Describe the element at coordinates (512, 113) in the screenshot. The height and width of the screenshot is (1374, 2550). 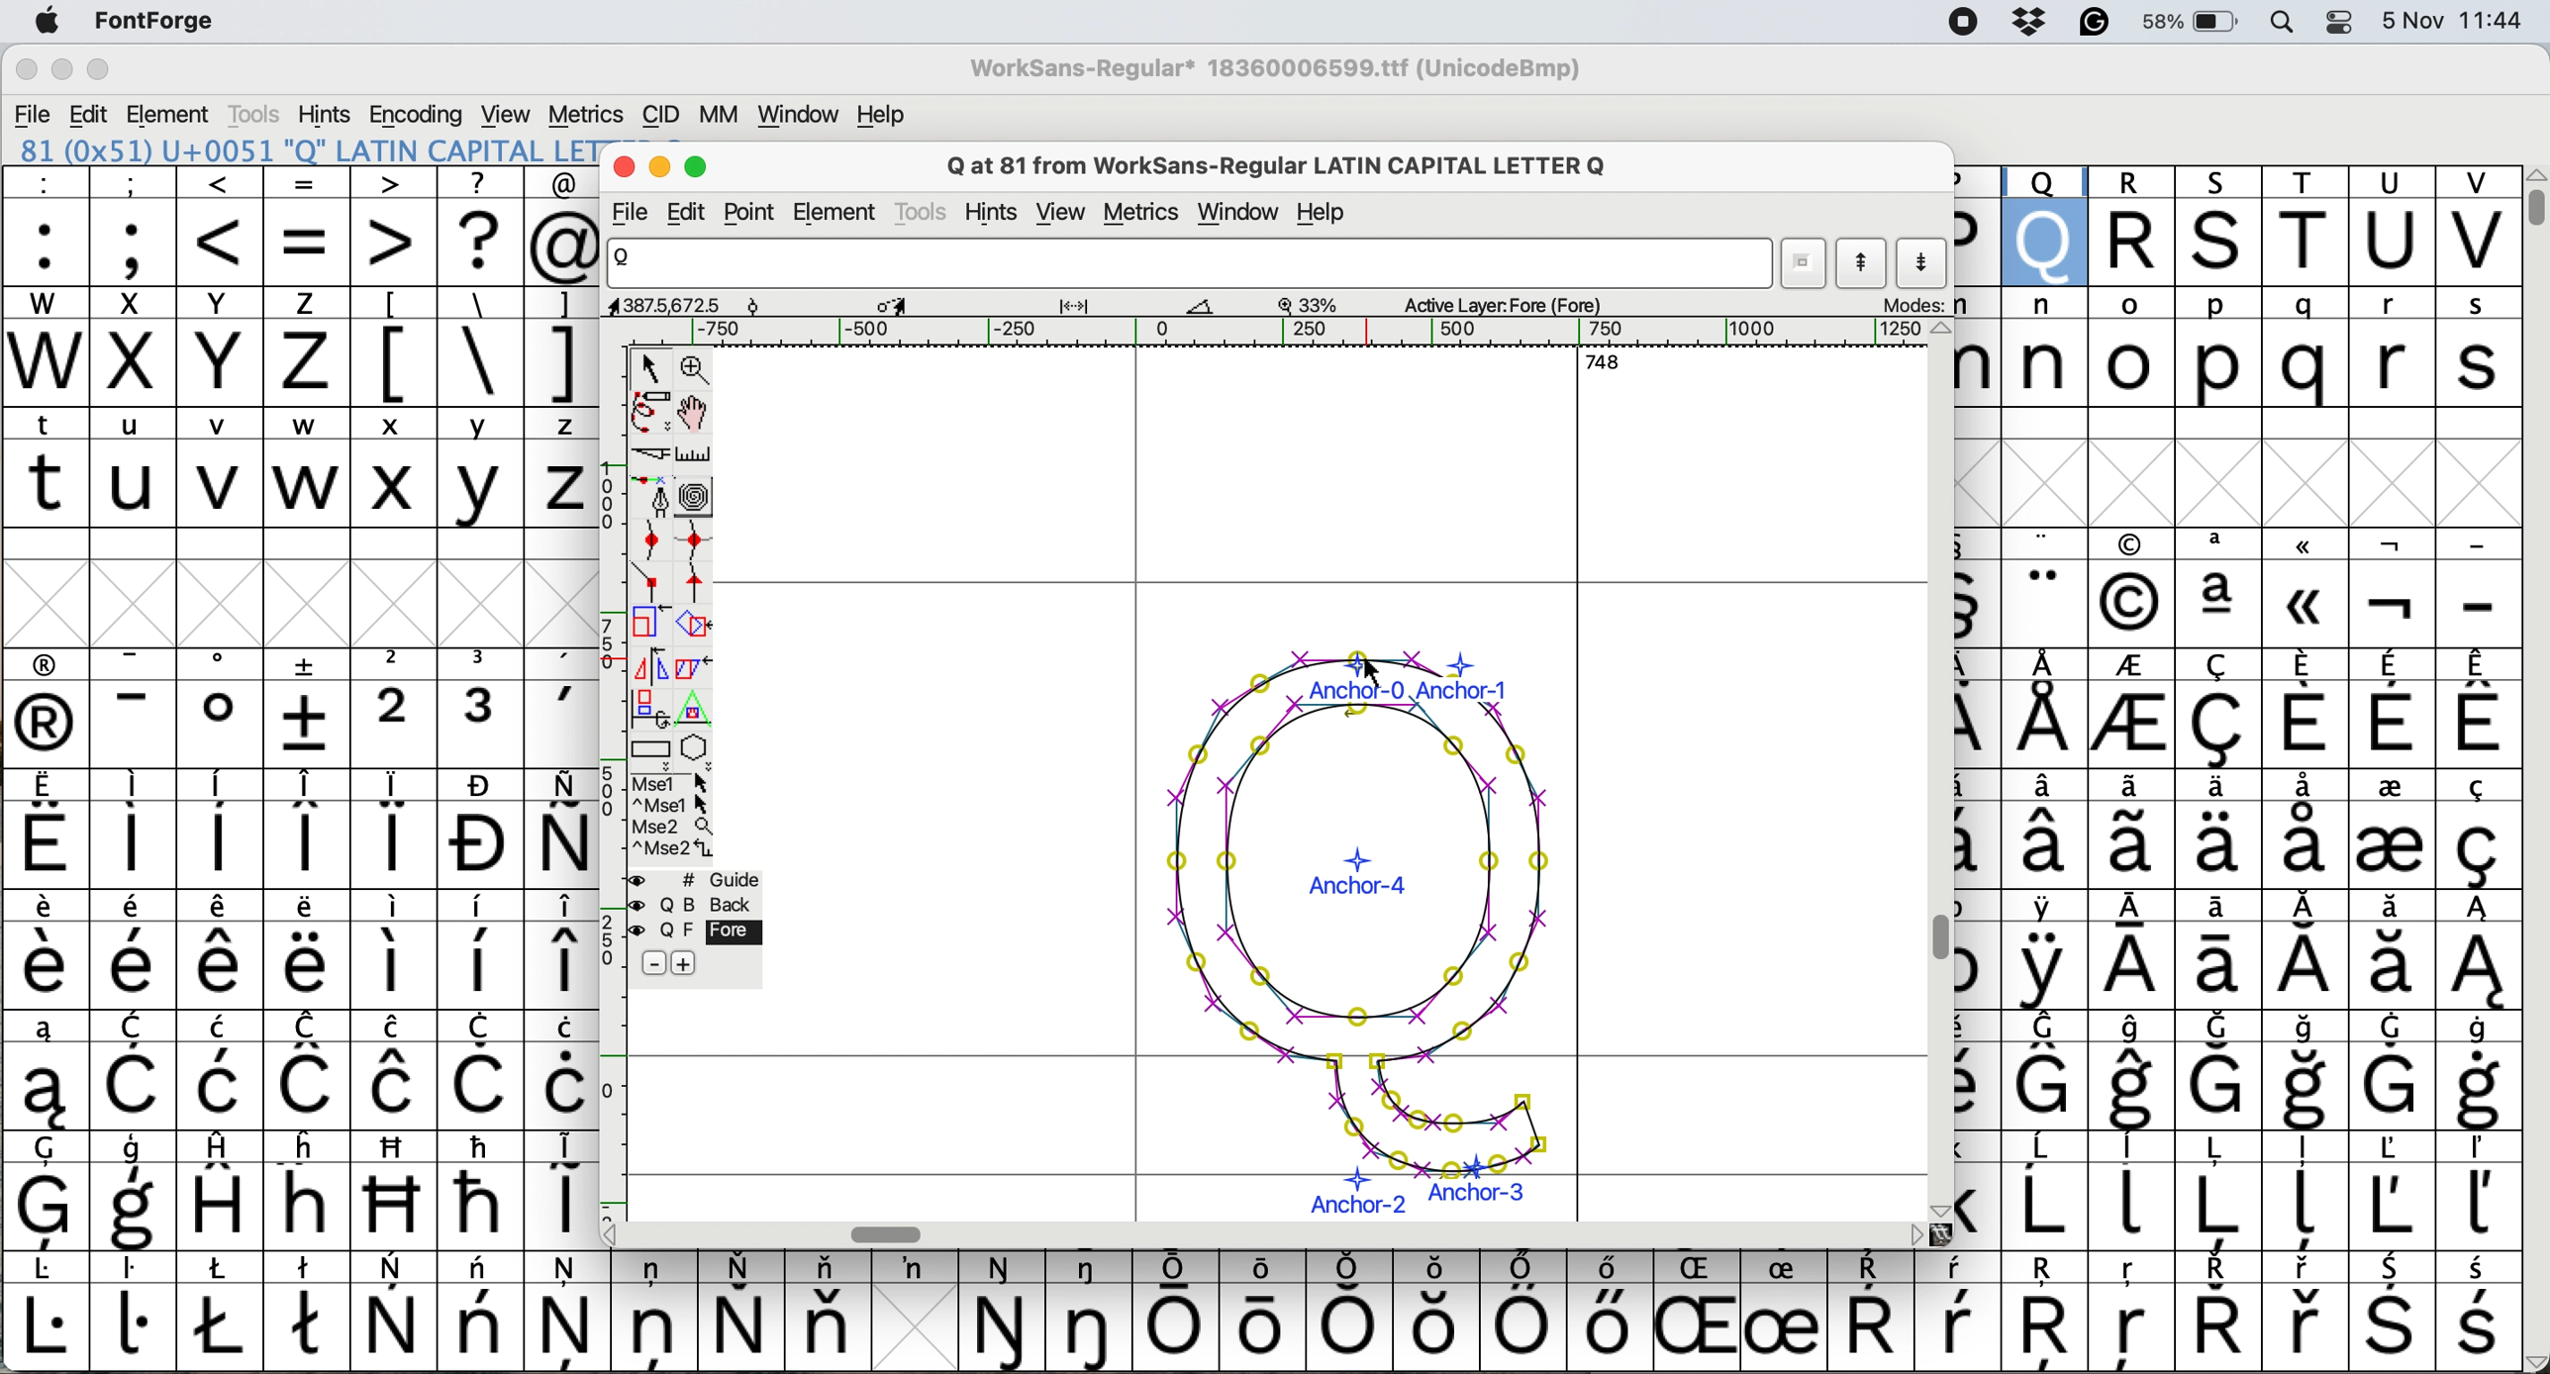
I see `view` at that location.